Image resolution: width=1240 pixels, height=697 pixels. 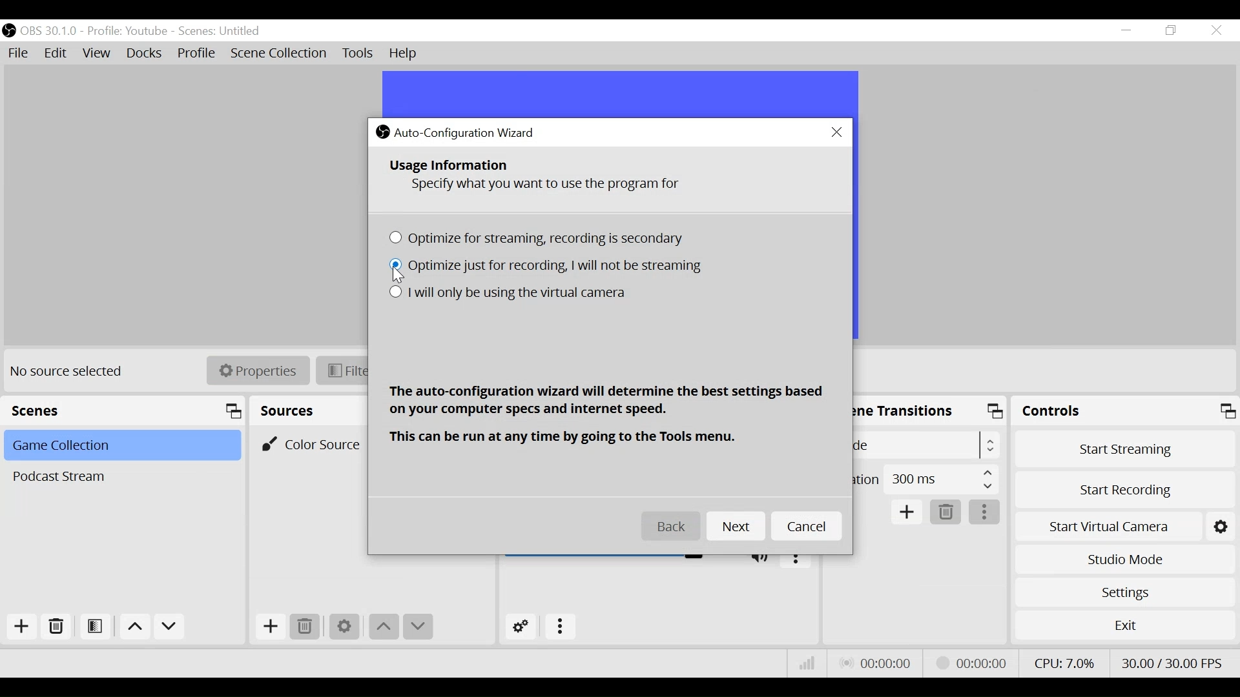 What do you see at coordinates (406, 54) in the screenshot?
I see `Help` at bounding box center [406, 54].